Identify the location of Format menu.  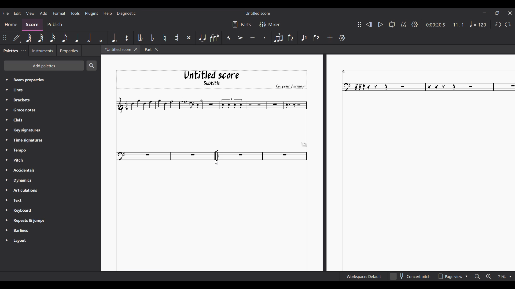
(59, 13).